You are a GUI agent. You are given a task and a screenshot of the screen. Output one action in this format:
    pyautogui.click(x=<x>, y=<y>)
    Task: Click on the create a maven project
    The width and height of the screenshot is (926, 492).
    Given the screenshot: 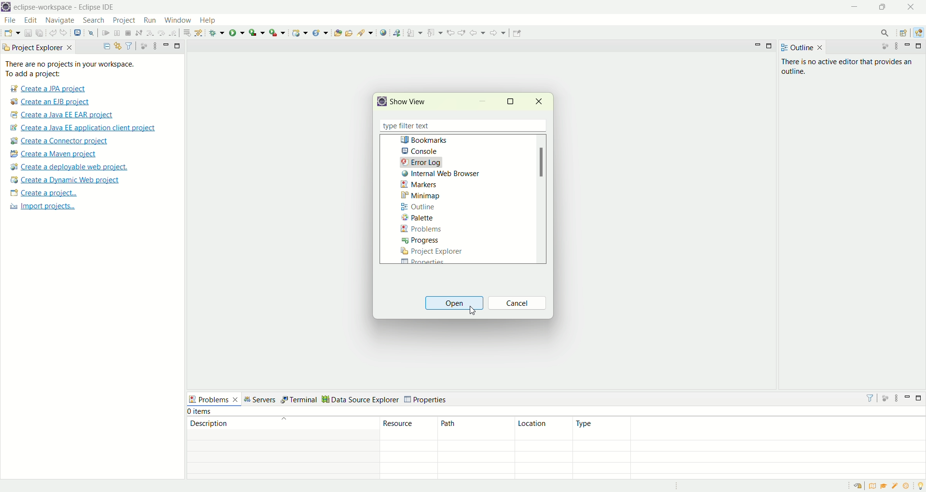 What is the action you would take?
    pyautogui.click(x=57, y=153)
    